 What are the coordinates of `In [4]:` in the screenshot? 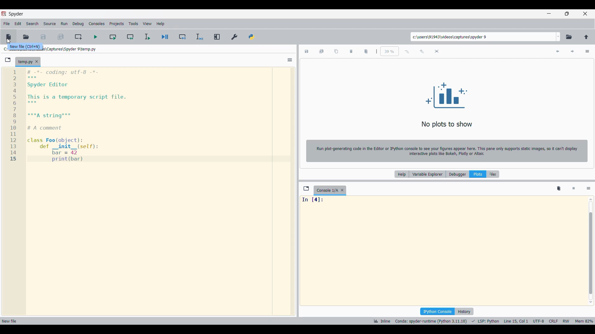 It's located at (442, 201).